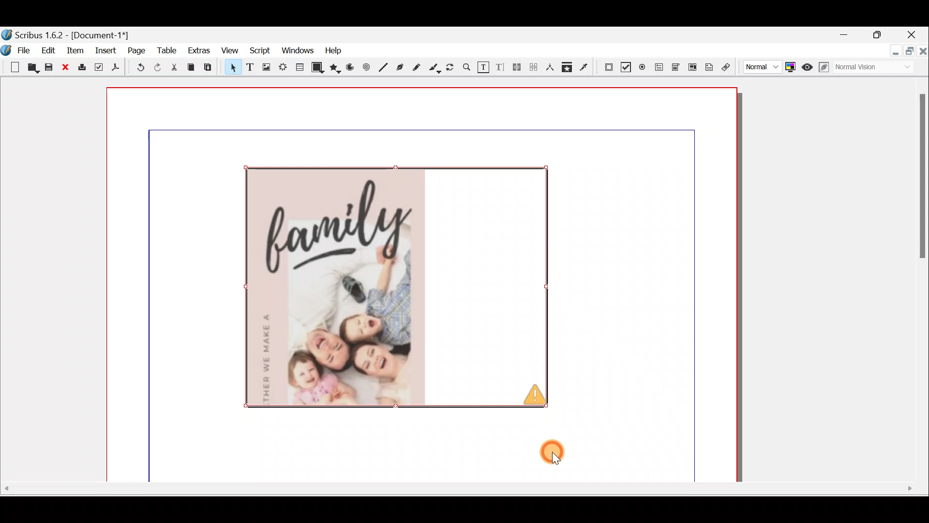  Describe the element at coordinates (114, 69) in the screenshot. I see `Save as PDF` at that location.